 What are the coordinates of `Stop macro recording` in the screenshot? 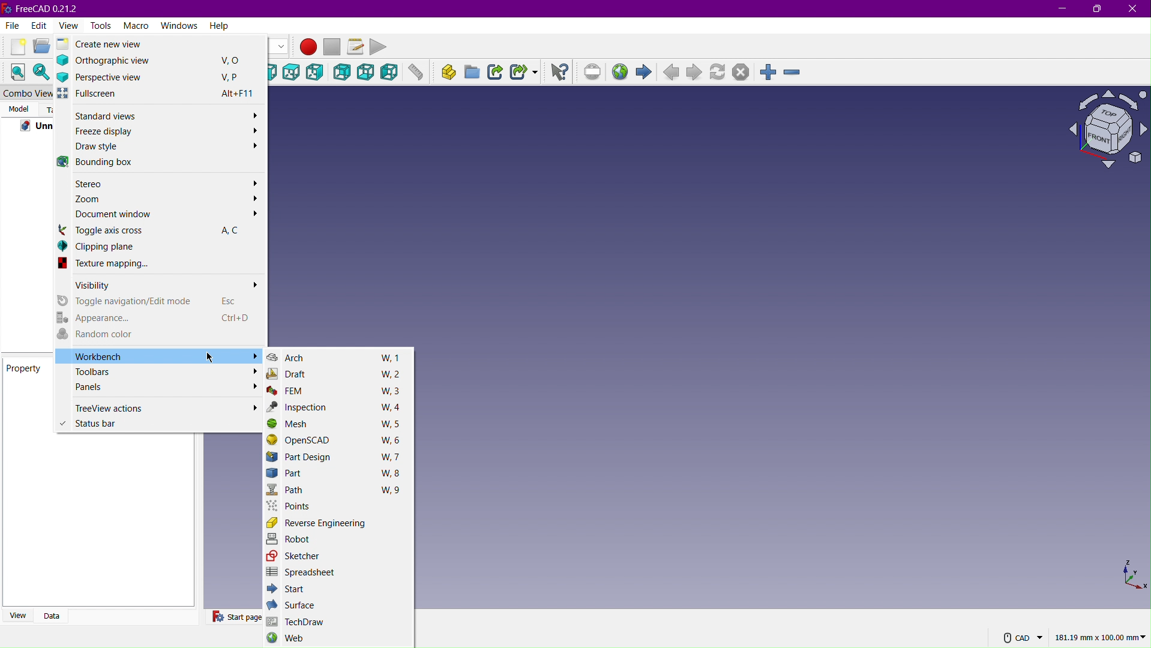 It's located at (332, 47).